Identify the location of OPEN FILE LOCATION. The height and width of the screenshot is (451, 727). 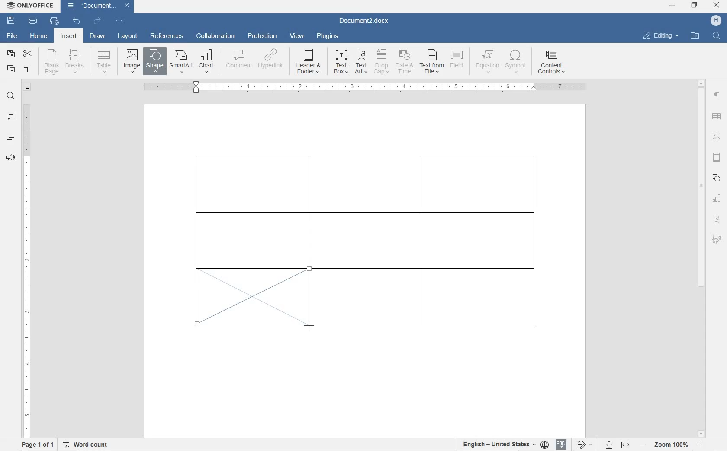
(696, 36).